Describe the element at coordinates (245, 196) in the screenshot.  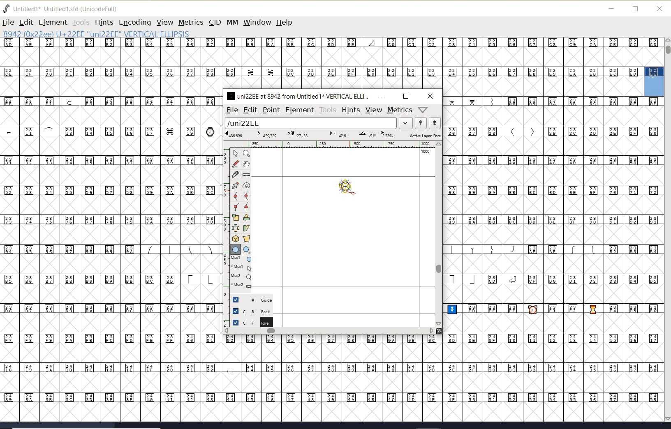
I see `add a curve point always either horizontal or vertical` at that location.